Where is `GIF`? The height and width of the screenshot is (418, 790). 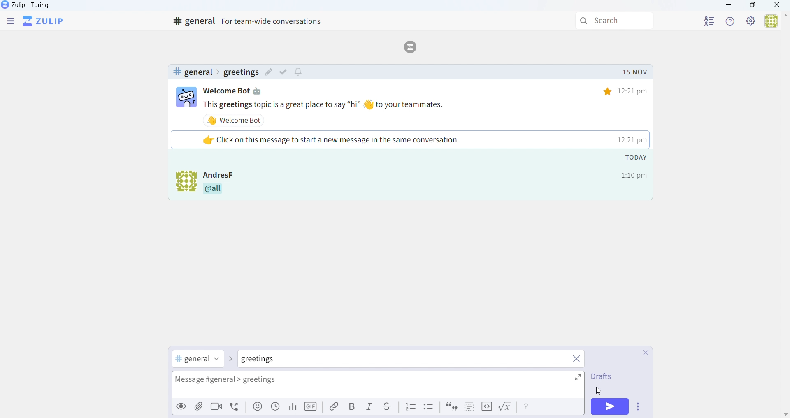 GIF is located at coordinates (312, 408).